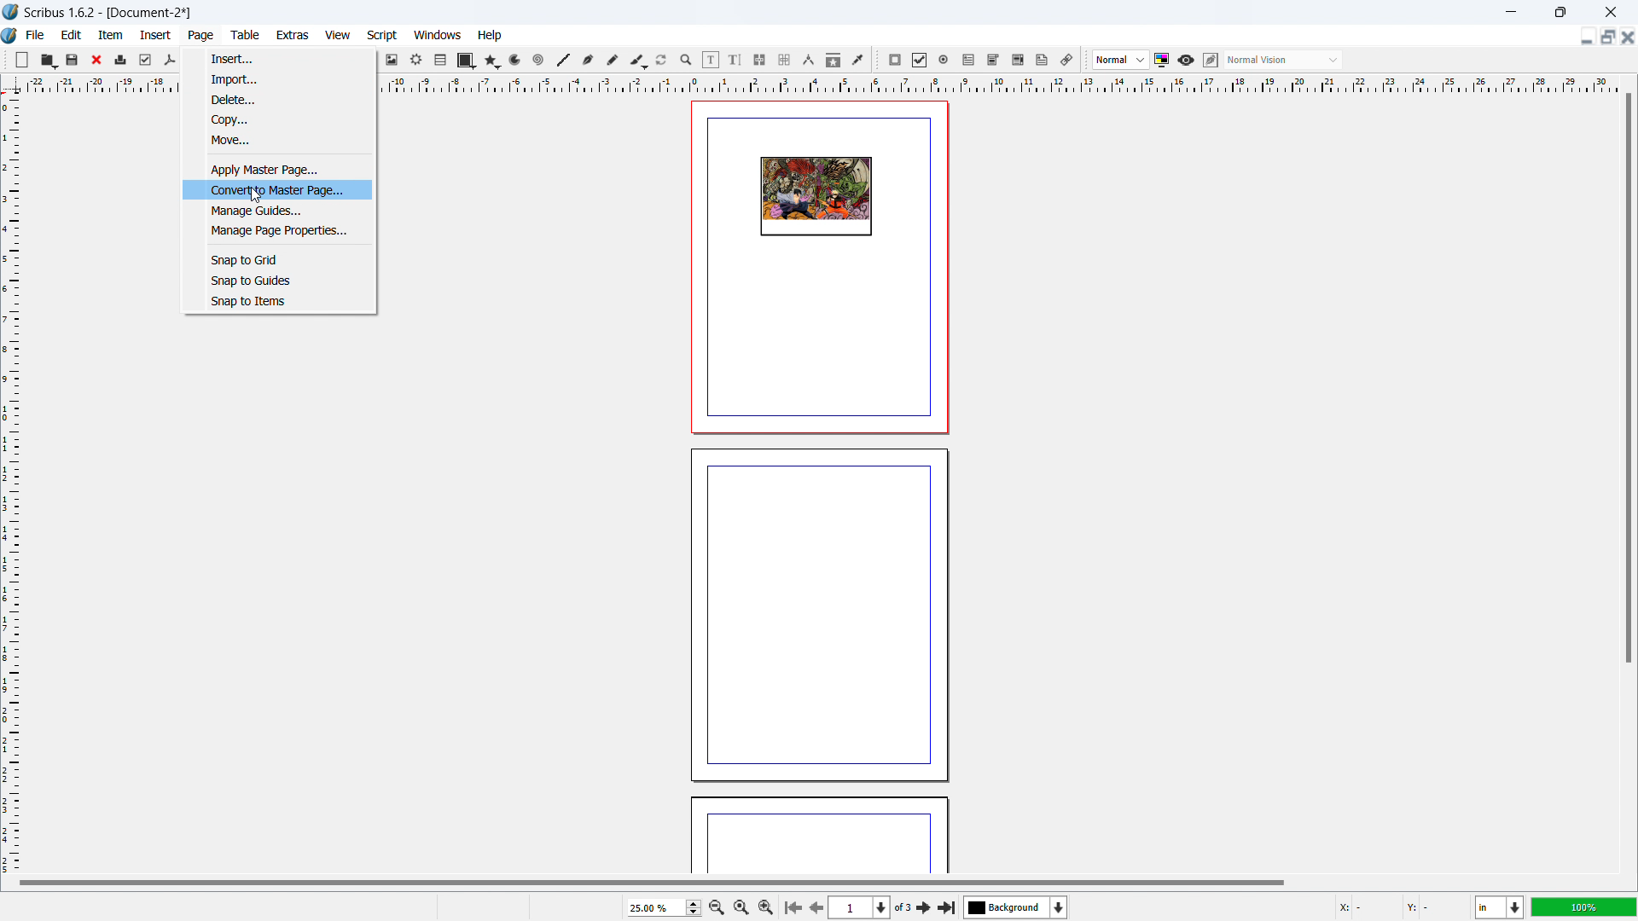 This screenshot has height=921, width=1638. Describe the element at coordinates (613, 61) in the screenshot. I see `freehand line` at that location.